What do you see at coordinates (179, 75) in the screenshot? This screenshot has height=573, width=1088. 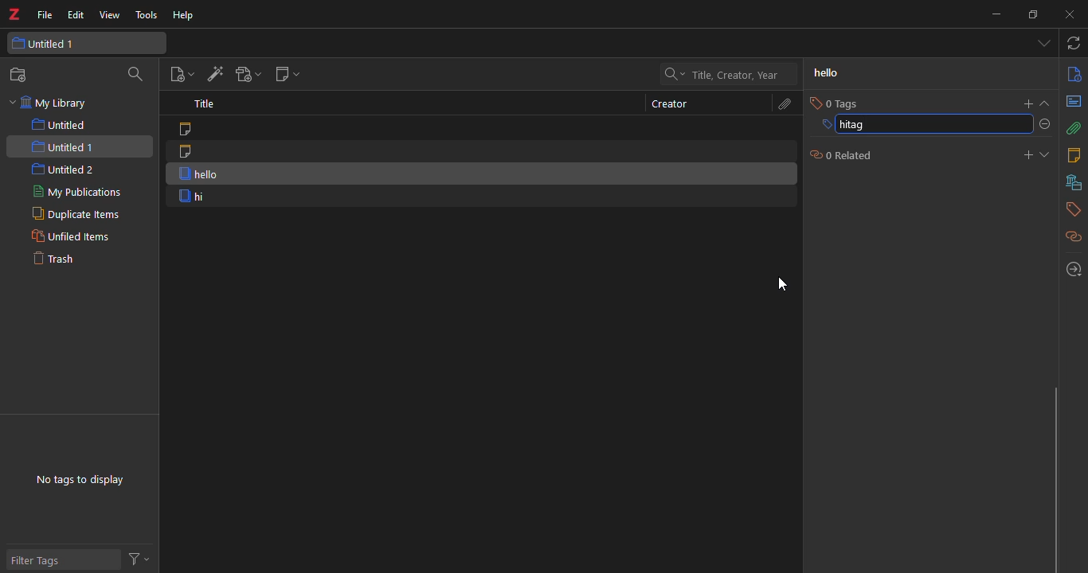 I see `new item` at bounding box center [179, 75].